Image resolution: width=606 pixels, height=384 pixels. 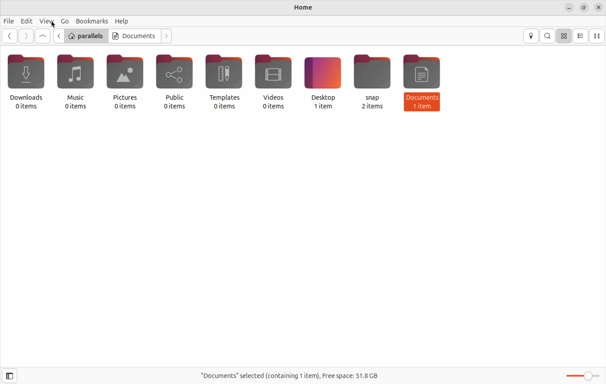 What do you see at coordinates (33, 109) in the screenshot?
I see `0 items` at bounding box center [33, 109].